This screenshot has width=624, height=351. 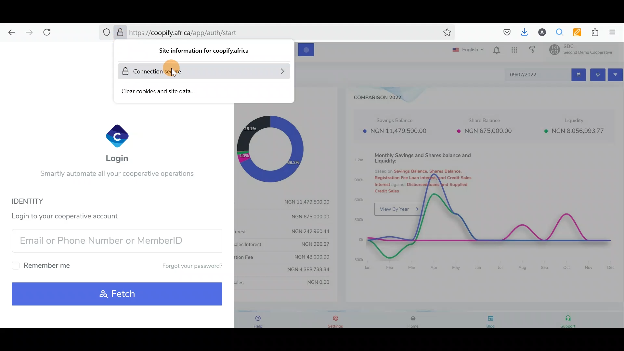 I want to click on Go back one page, so click(x=10, y=32).